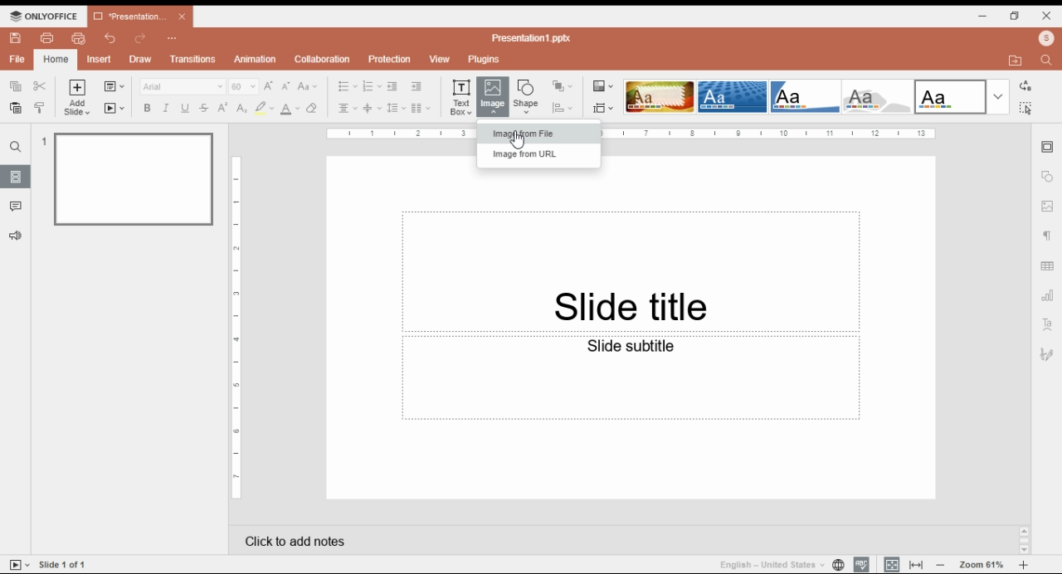 Image resolution: width=1062 pixels, height=574 pixels. What do you see at coordinates (533, 38) in the screenshot?
I see `‘Presentation pptx` at bounding box center [533, 38].